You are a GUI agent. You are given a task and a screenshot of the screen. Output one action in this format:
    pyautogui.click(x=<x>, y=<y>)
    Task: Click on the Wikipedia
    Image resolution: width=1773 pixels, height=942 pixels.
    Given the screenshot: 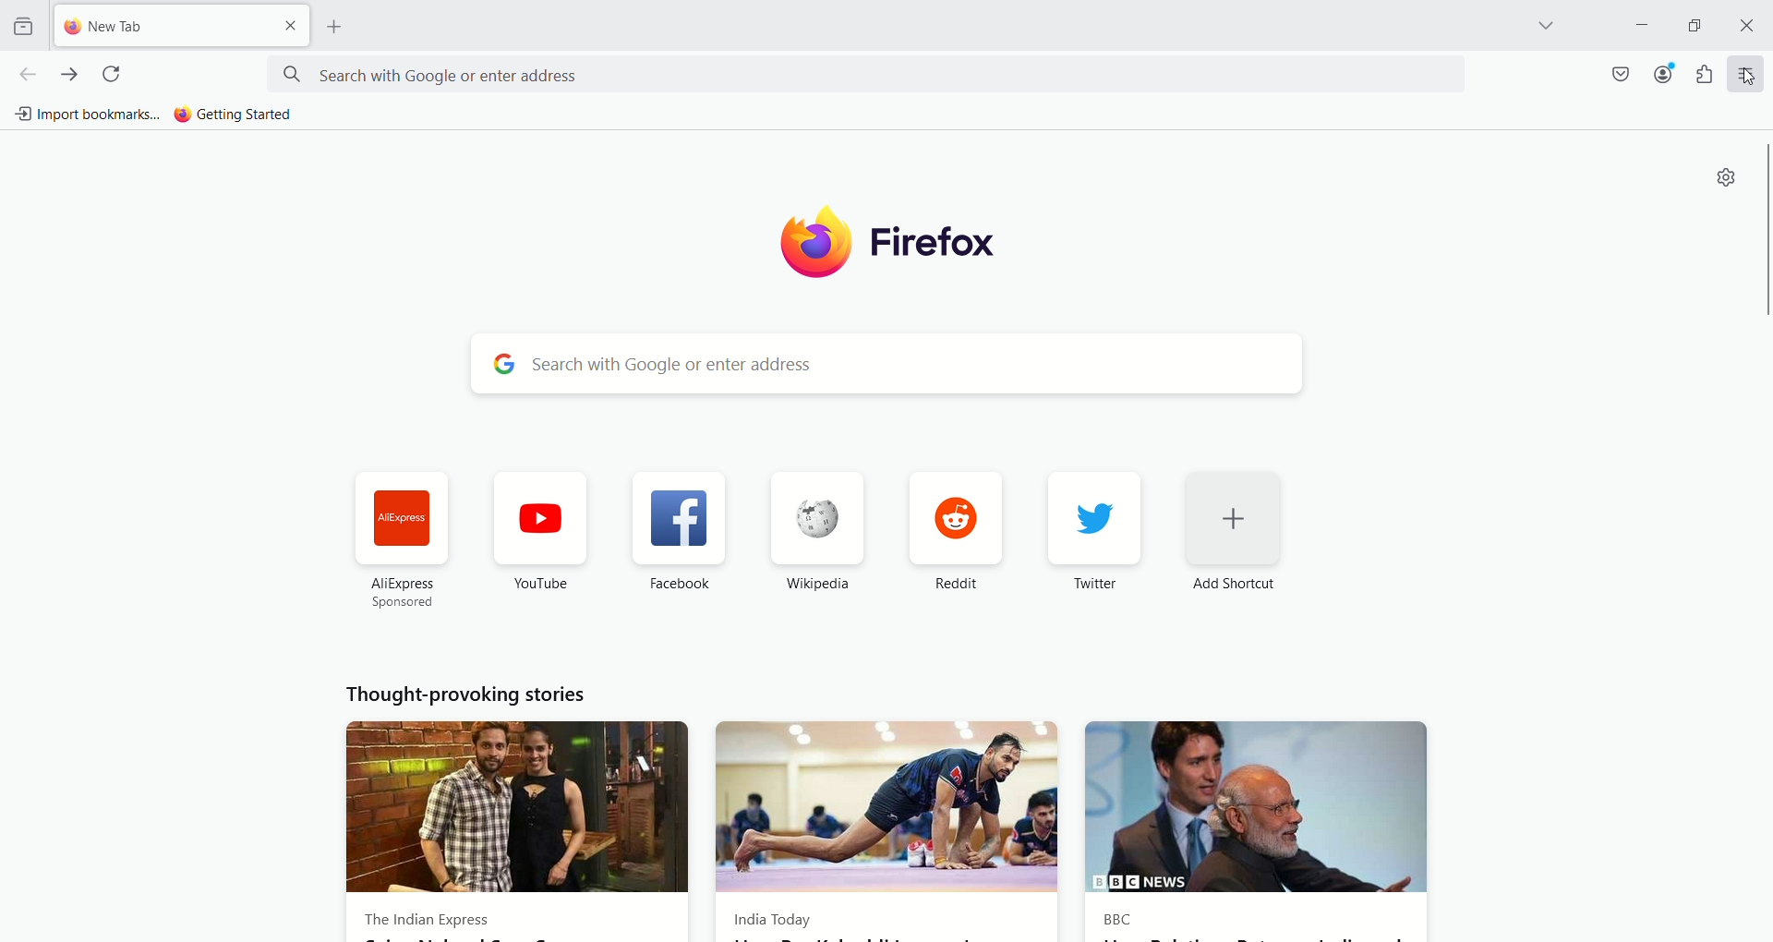 What is the action you would take?
    pyautogui.click(x=824, y=535)
    